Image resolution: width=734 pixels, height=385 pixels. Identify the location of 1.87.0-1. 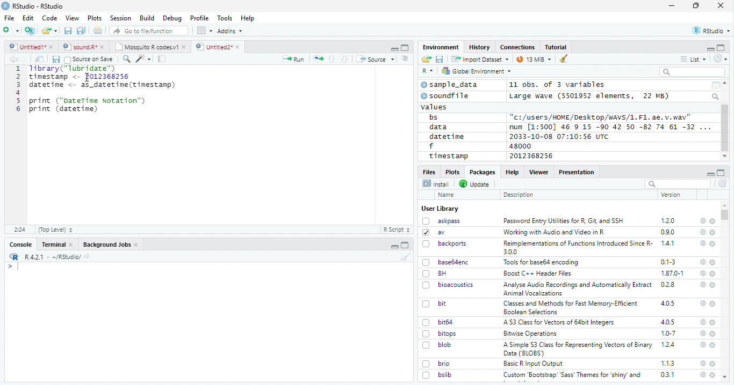
(672, 273).